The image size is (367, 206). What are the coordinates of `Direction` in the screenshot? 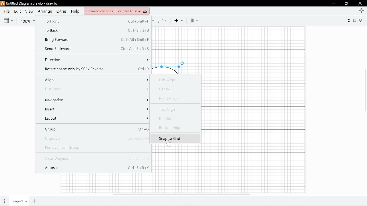 It's located at (96, 60).